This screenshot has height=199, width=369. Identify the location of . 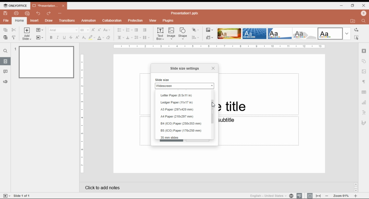
(365, 123).